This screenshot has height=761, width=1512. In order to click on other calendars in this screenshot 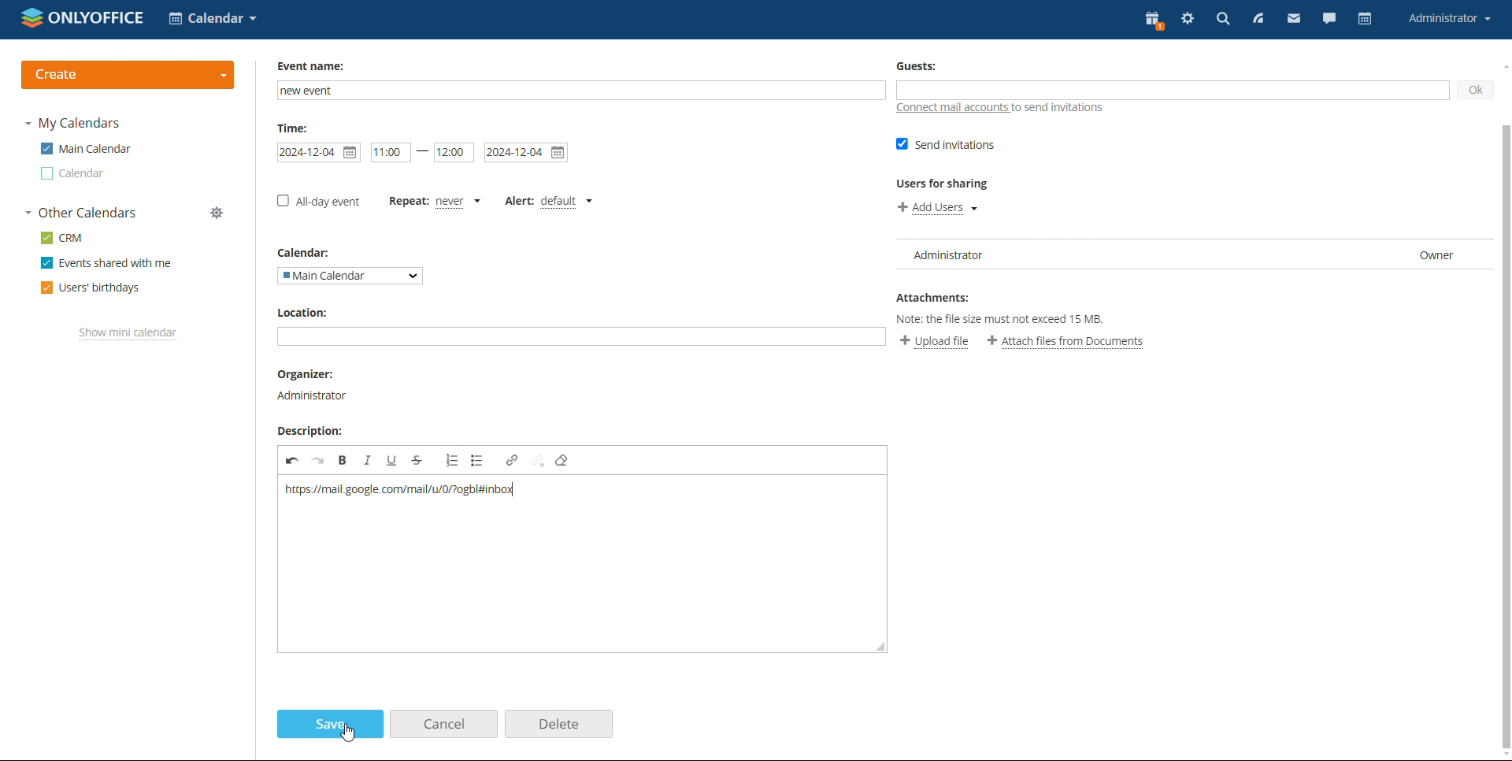, I will do `click(81, 213)`.